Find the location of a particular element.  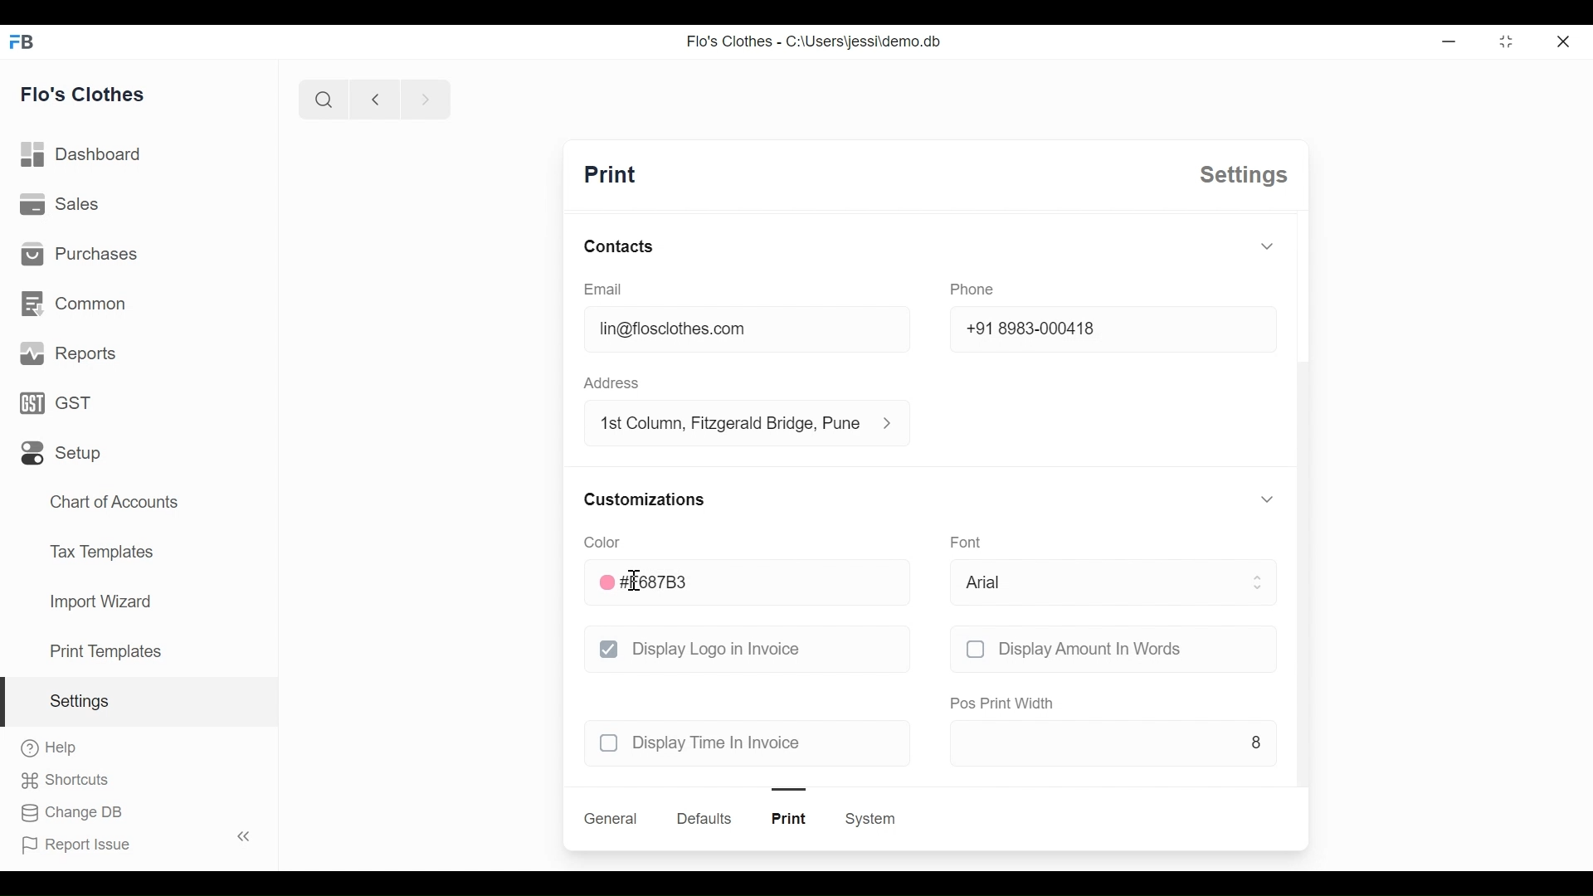

arial is located at coordinates (1113, 582).